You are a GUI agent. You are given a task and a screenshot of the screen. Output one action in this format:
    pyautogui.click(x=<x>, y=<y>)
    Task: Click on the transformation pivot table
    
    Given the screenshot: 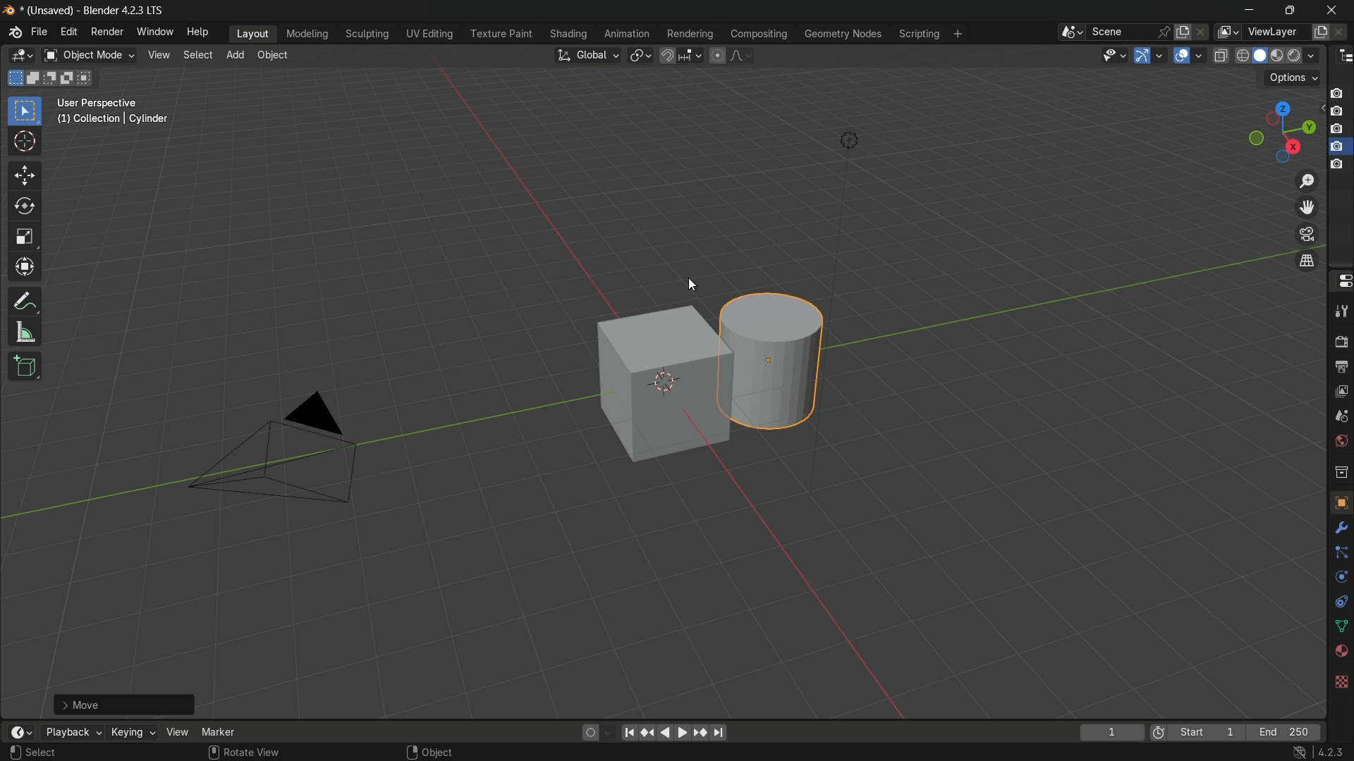 What is the action you would take?
    pyautogui.click(x=642, y=55)
    